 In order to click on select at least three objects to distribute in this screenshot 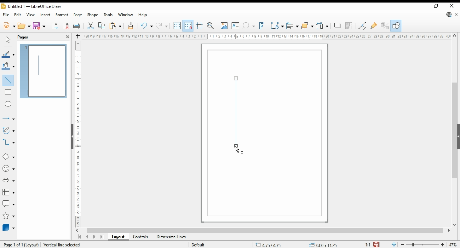, I will do `click(323, 26)`.